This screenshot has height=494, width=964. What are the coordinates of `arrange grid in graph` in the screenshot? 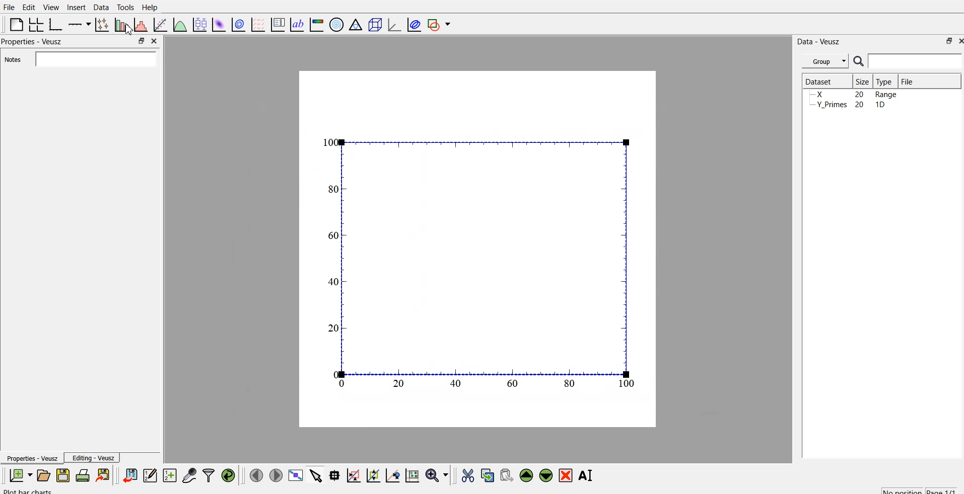 It's located at (35, 23).